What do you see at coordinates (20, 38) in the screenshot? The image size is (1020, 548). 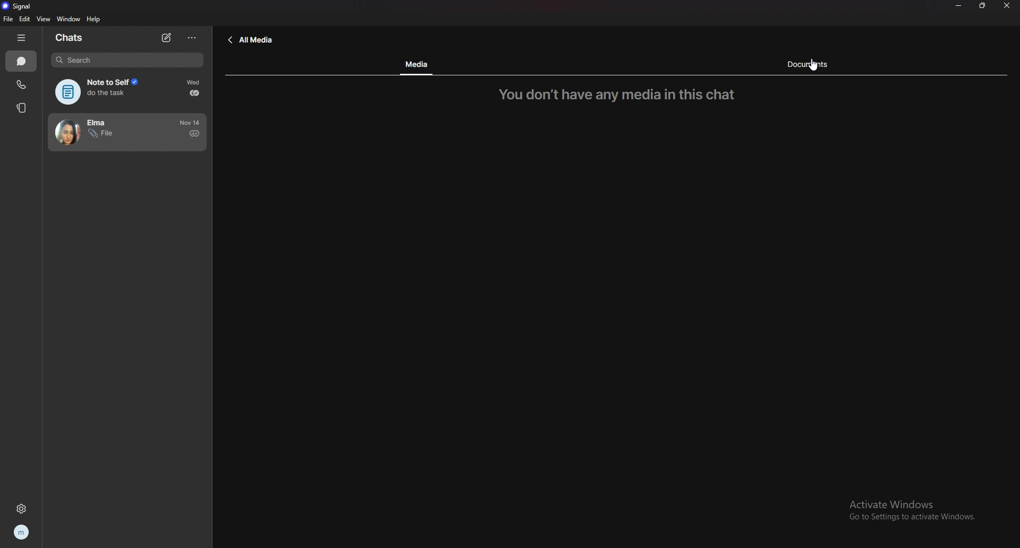 I see `hide tab` at bounding box center [20, 38].